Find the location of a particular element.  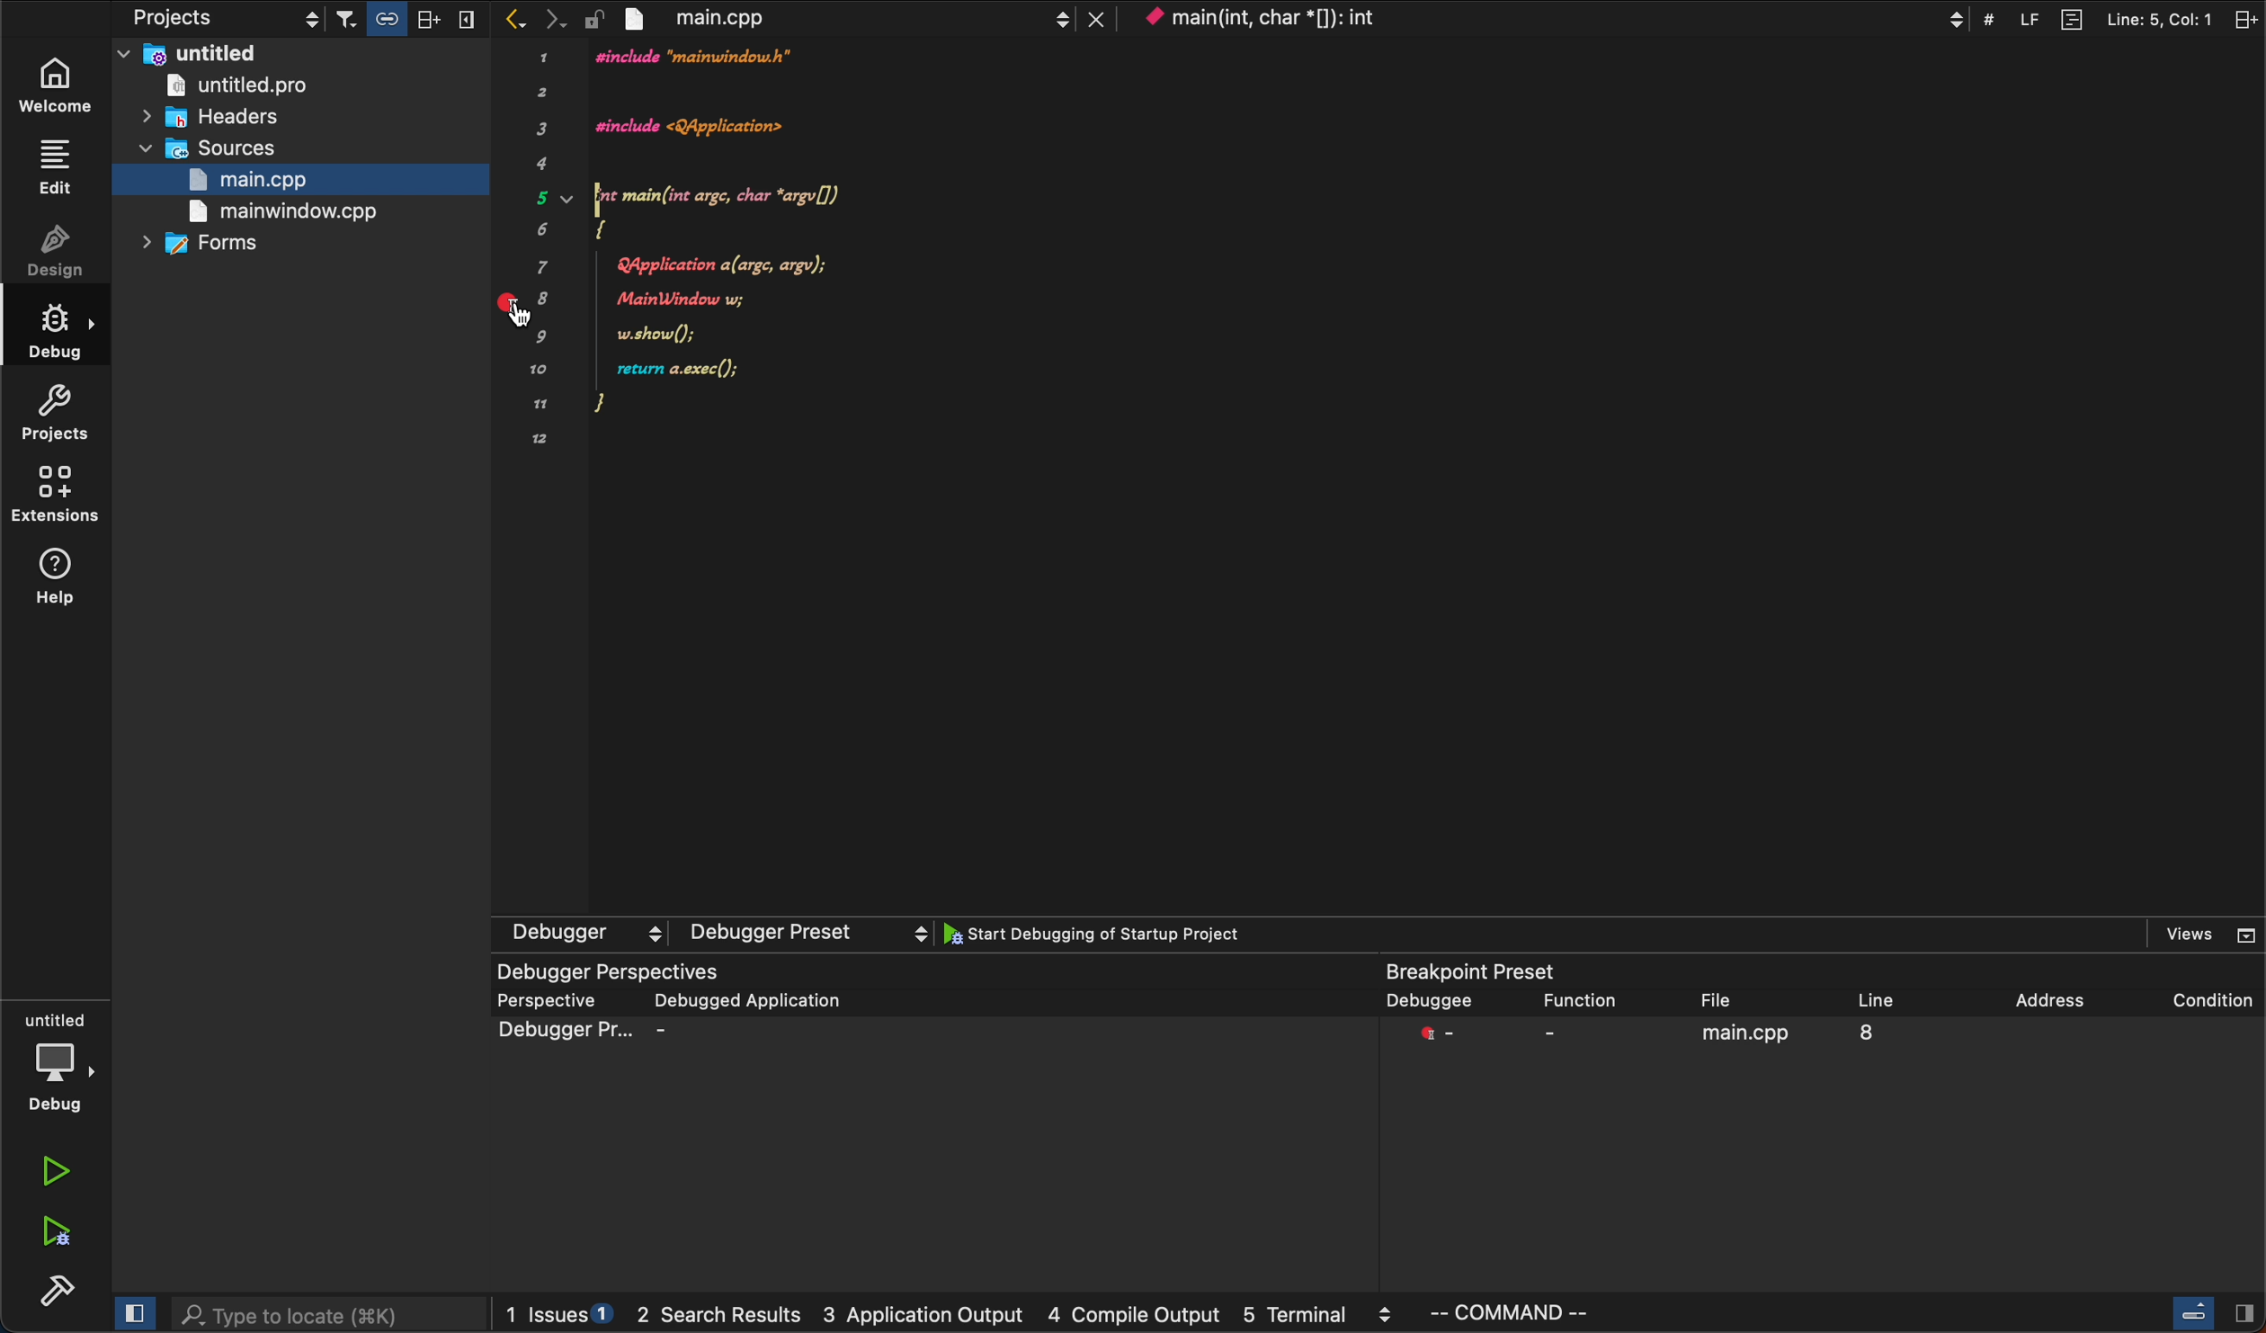

projects is located at coordinates (61, 410).